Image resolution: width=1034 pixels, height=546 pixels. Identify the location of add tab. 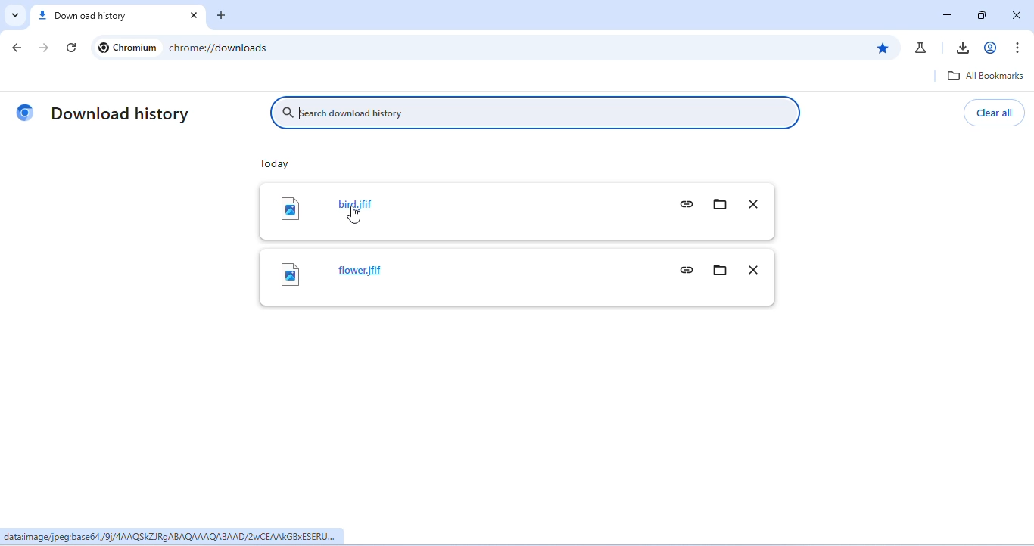
(224, 15).